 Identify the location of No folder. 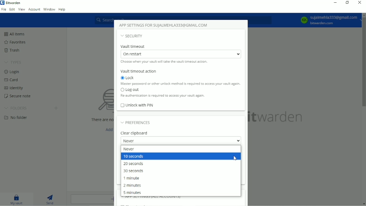
(18, 117).